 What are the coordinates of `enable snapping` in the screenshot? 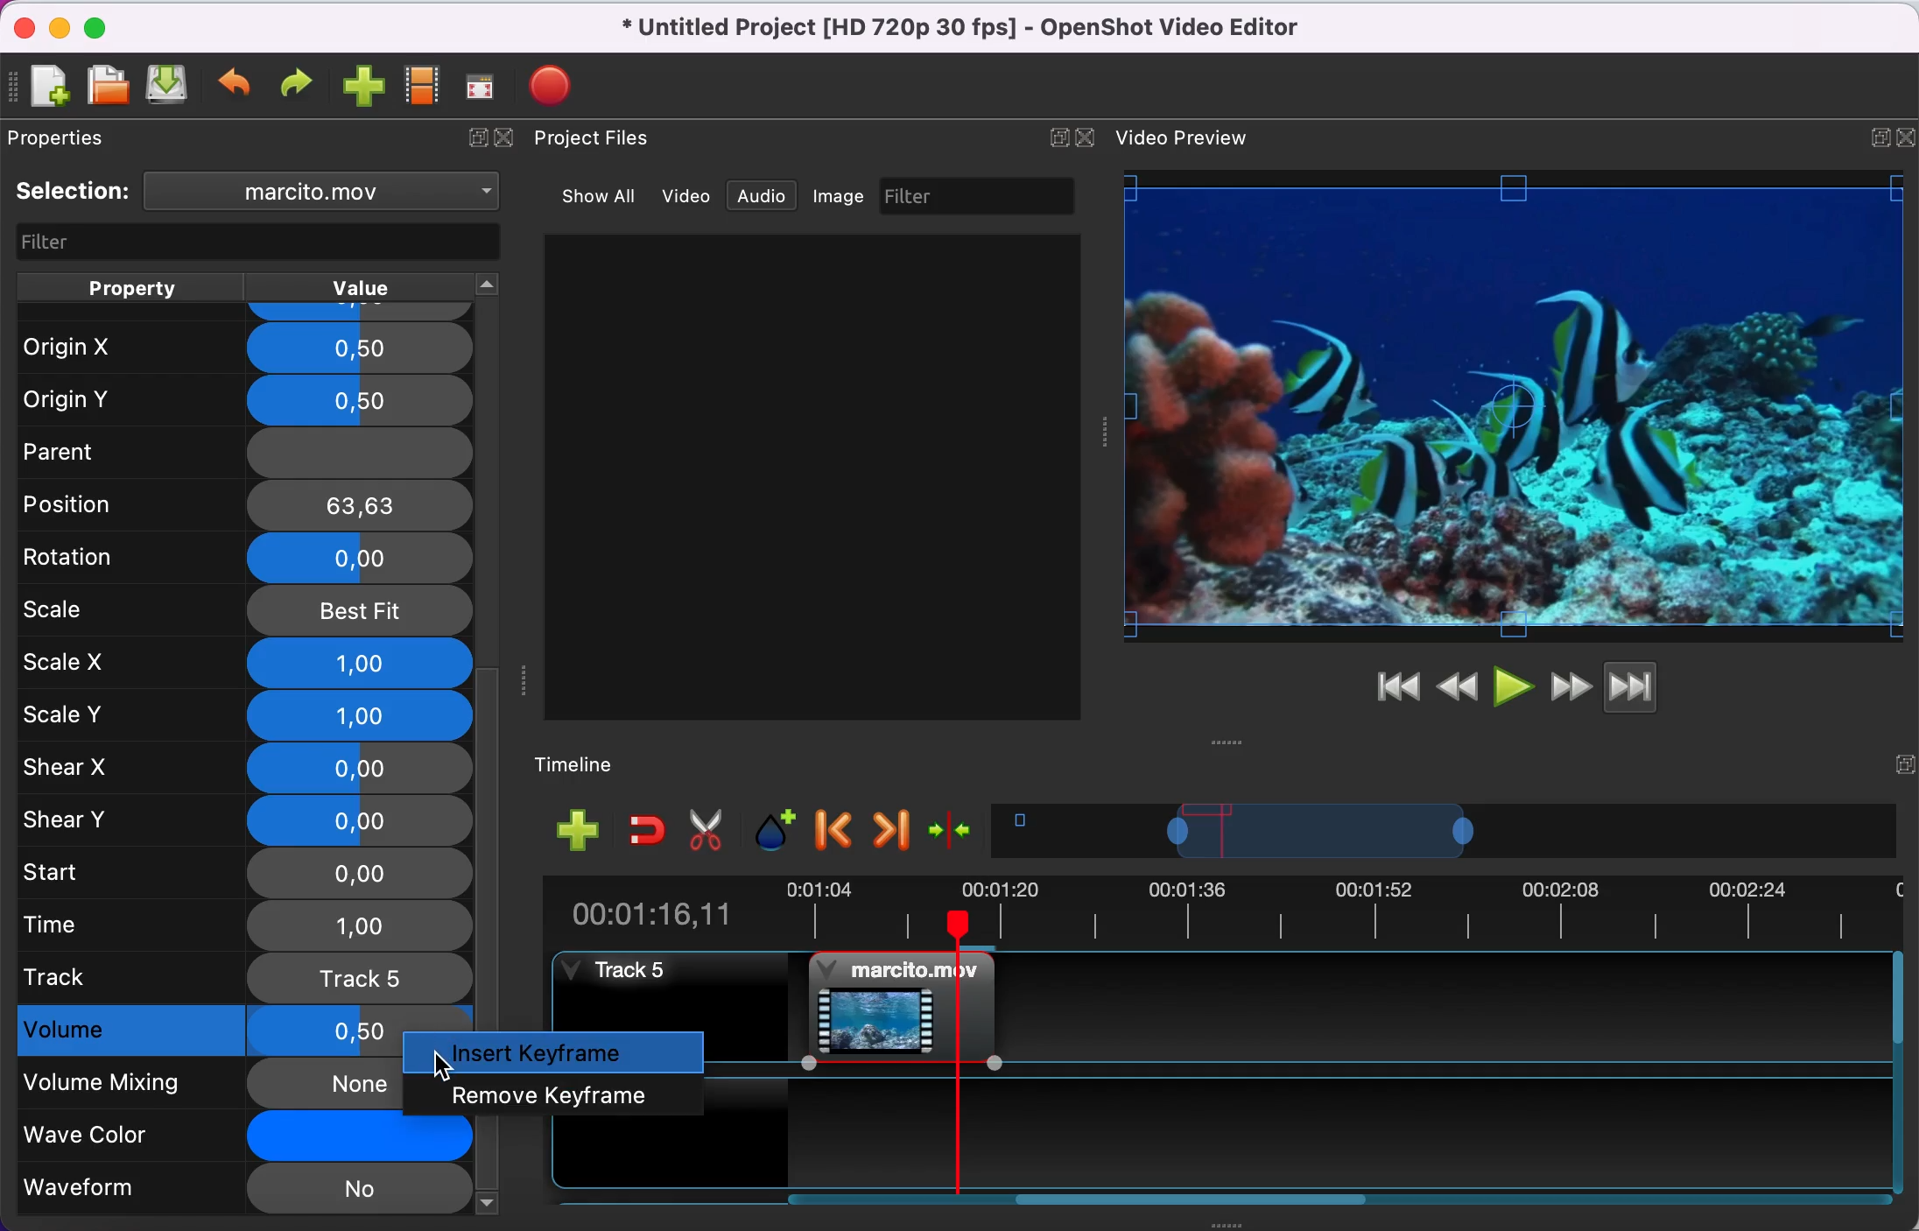 It's located at (642, 831).